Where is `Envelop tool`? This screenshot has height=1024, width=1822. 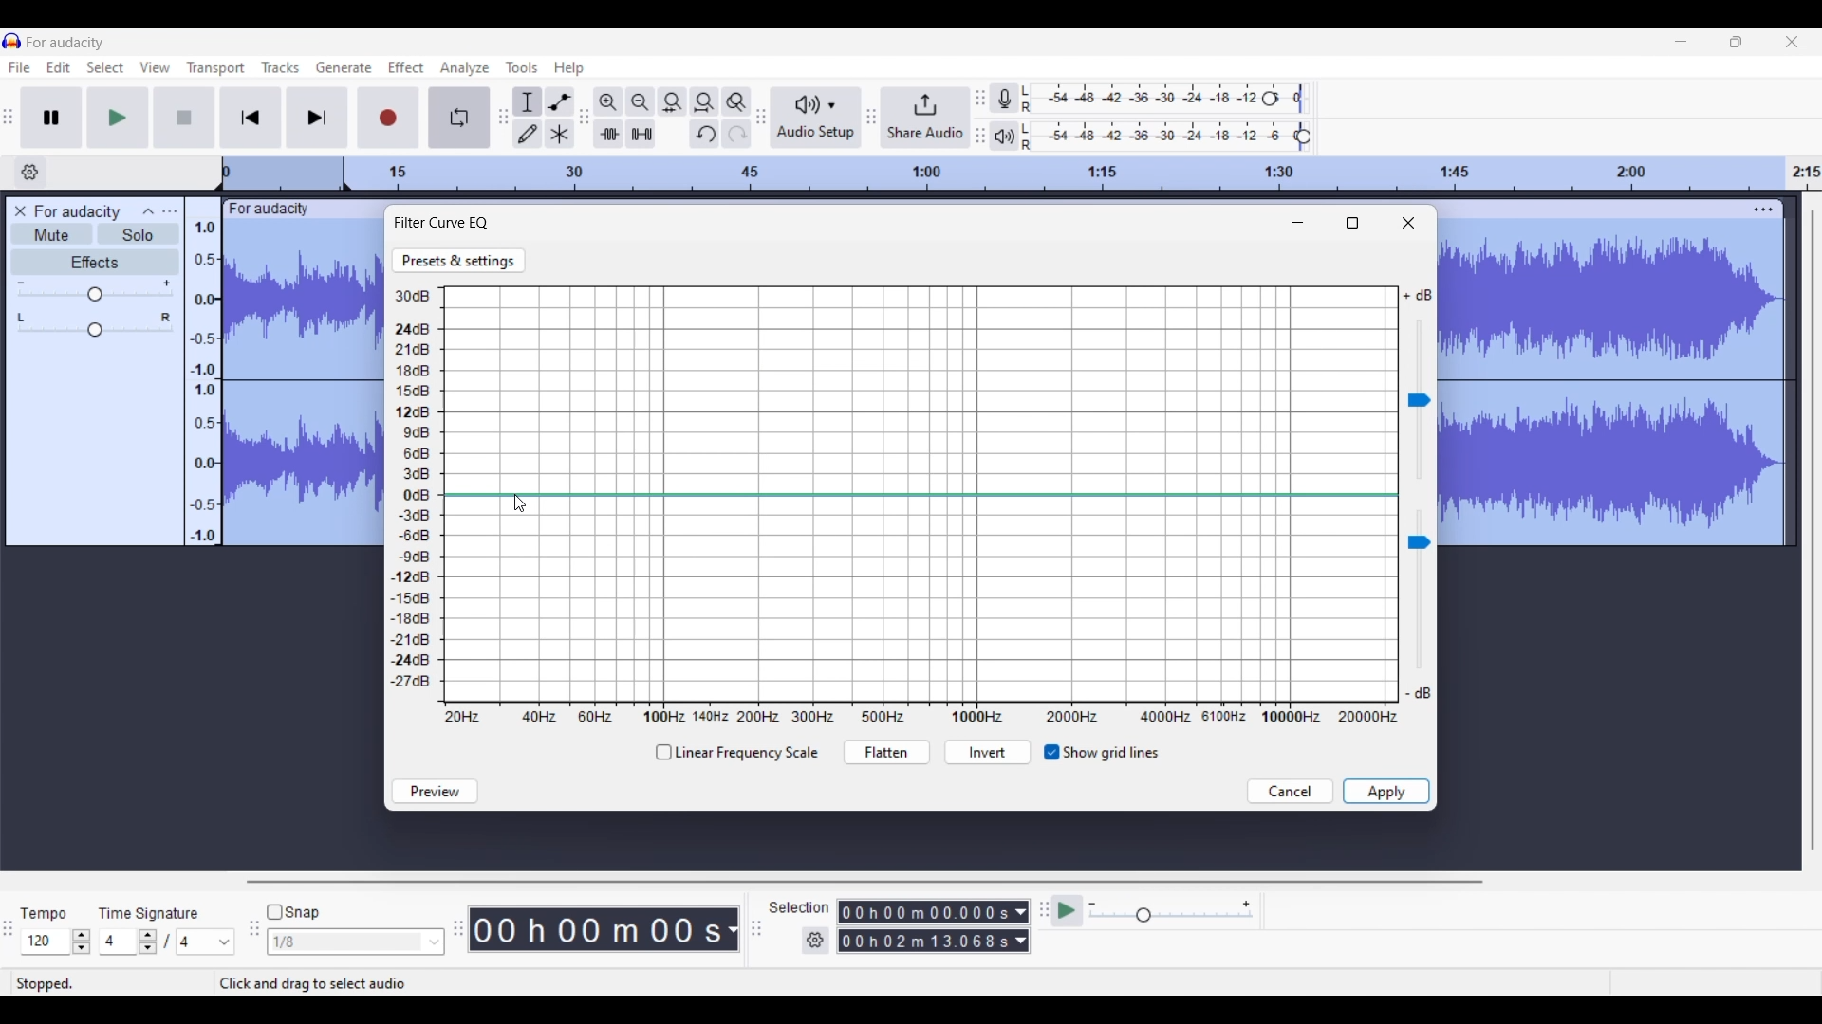
Envelop tool is located at coordinates (560, 101).